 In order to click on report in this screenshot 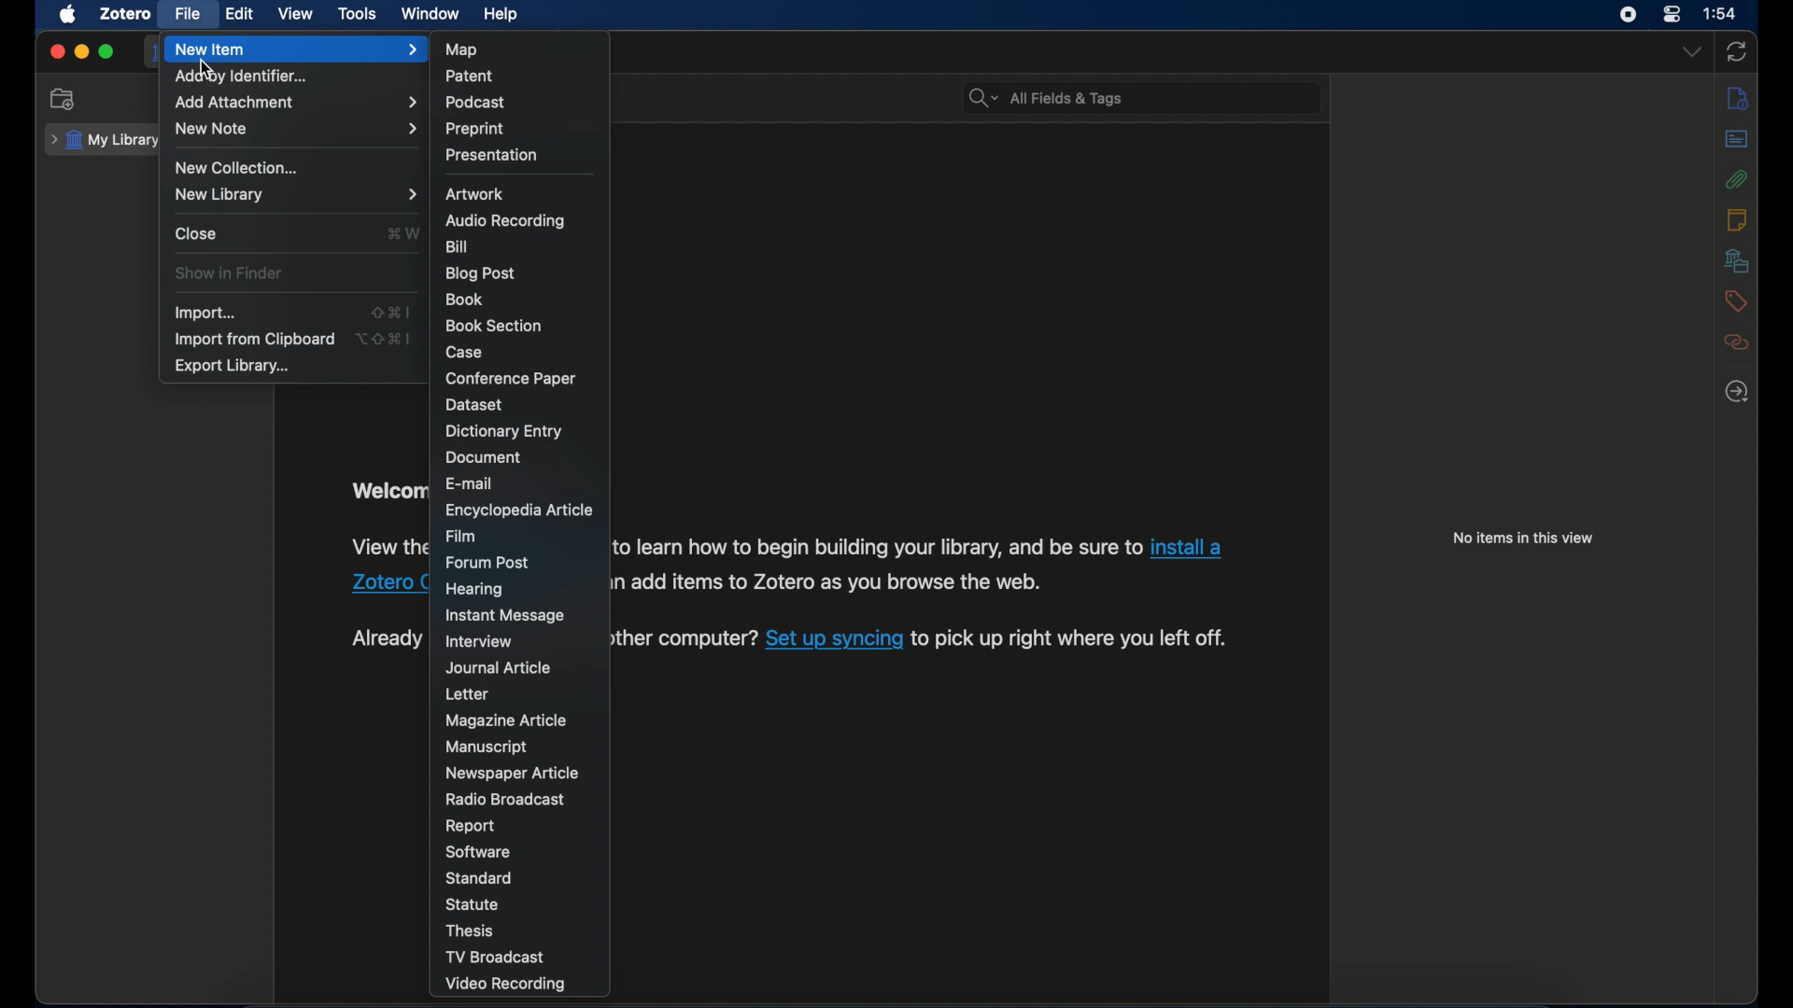, I will do `click(471, 825)`.